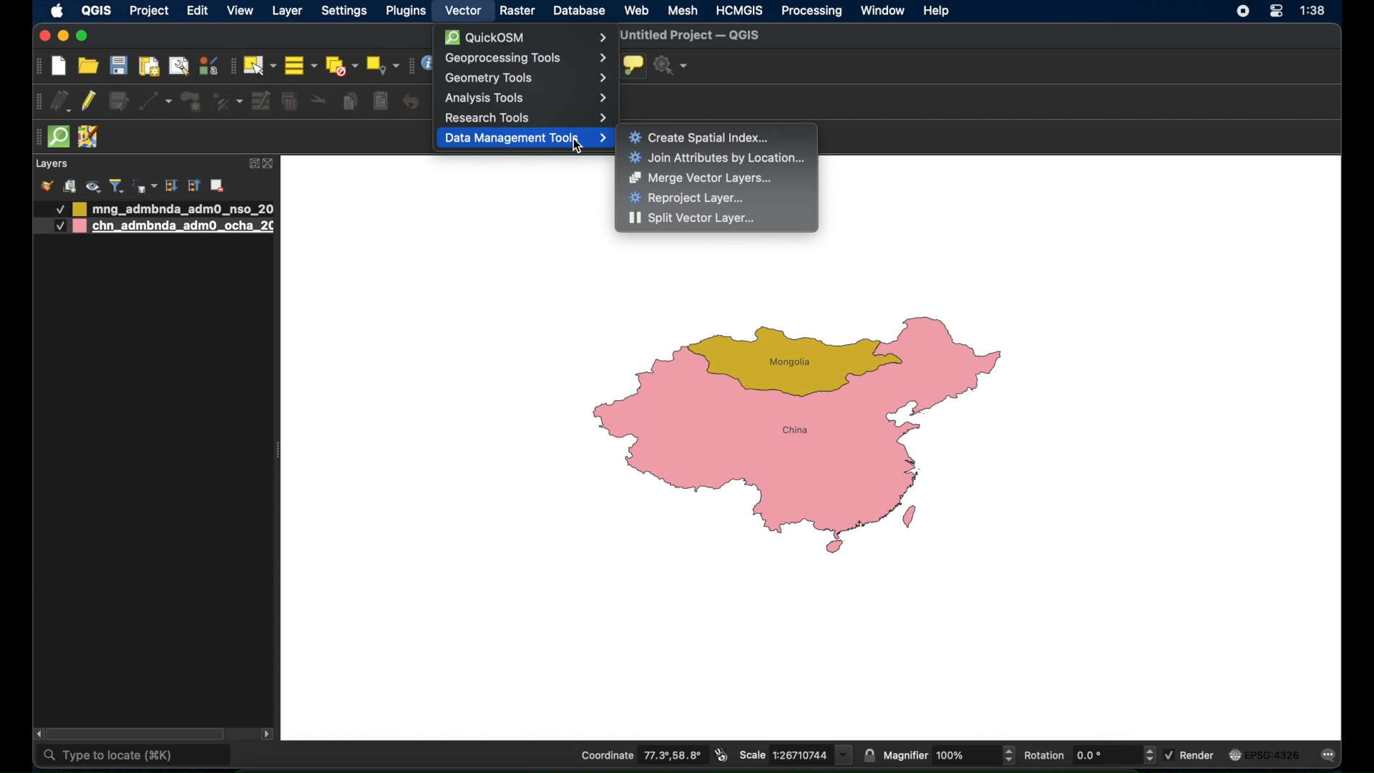 This screenshot has height=773, width=1374. Describe the element at coordinates (688, 37) in the screenshot. I see `untitled project - QGIS` at that location.